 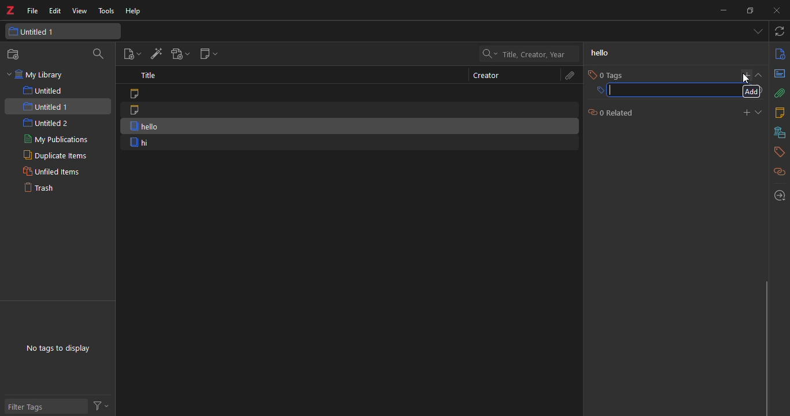 What do you see at coordinates (139, 94) in the screenshot?
I see `note` at bounding box center [139, 94].